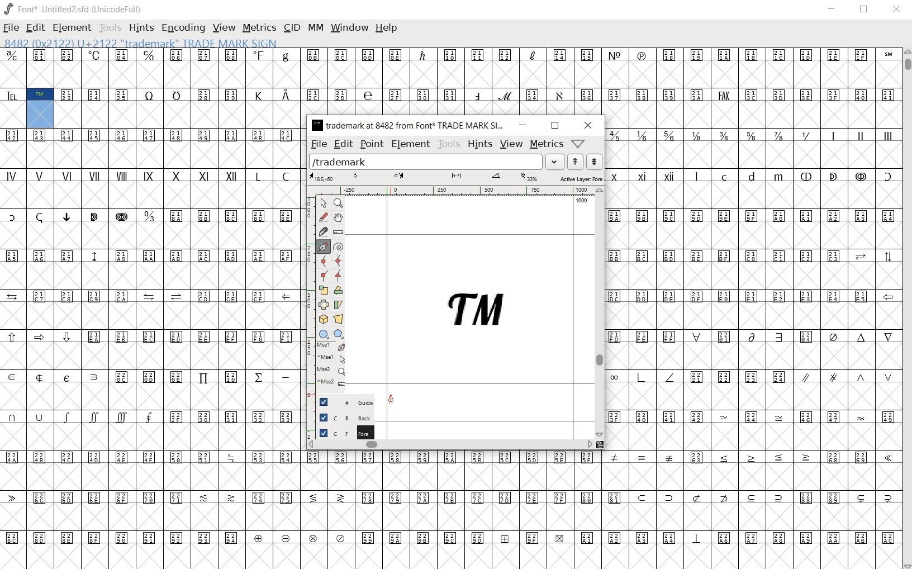 The width and height of the screenshot is (912, 569). Describe the element at coordinates (150, 188) in the screenshot. I see `roman characters` at that location.